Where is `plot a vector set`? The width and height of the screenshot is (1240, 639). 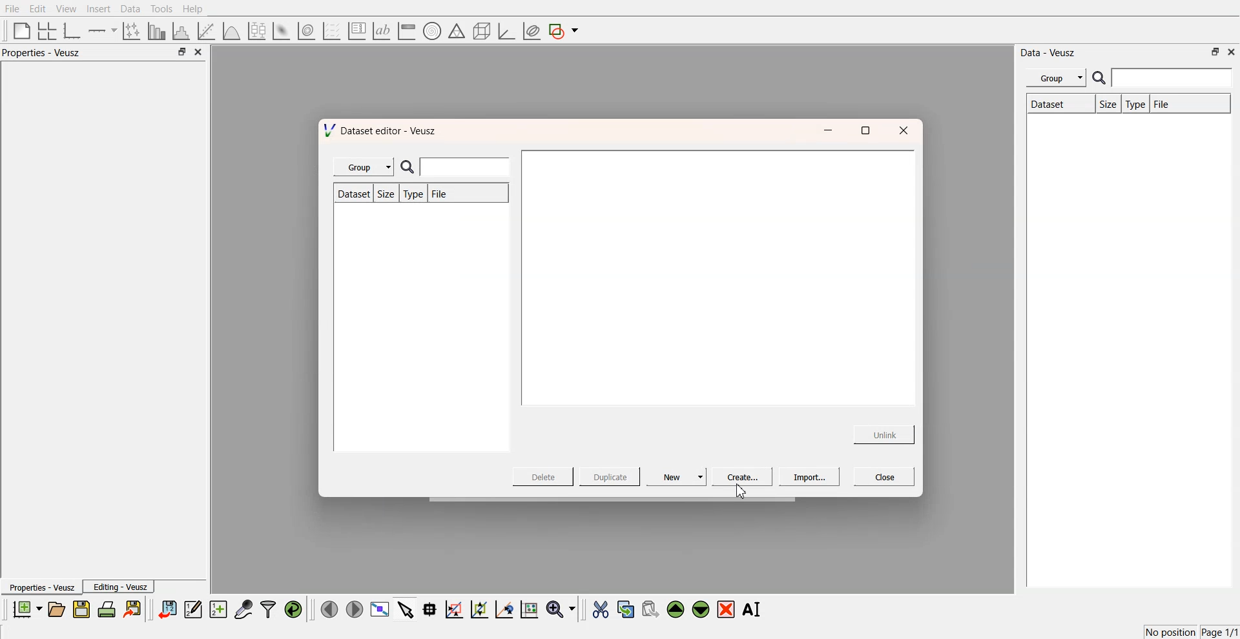
plot a vector set is located at coordinates (333, 31).